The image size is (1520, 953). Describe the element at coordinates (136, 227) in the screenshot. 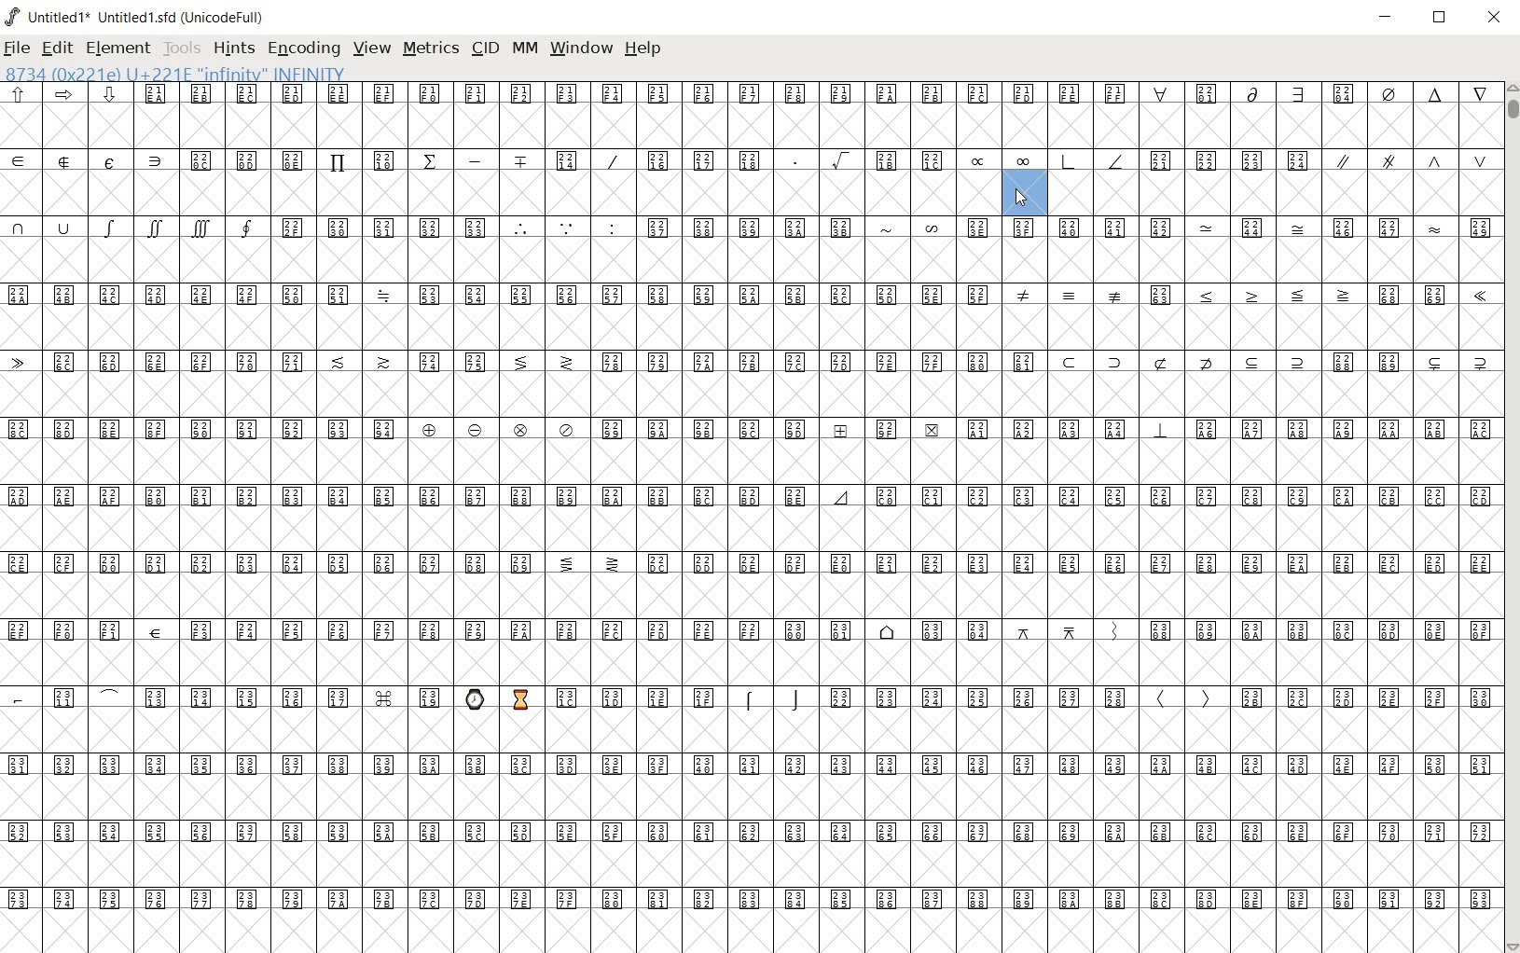

I see `symbols` at that location.